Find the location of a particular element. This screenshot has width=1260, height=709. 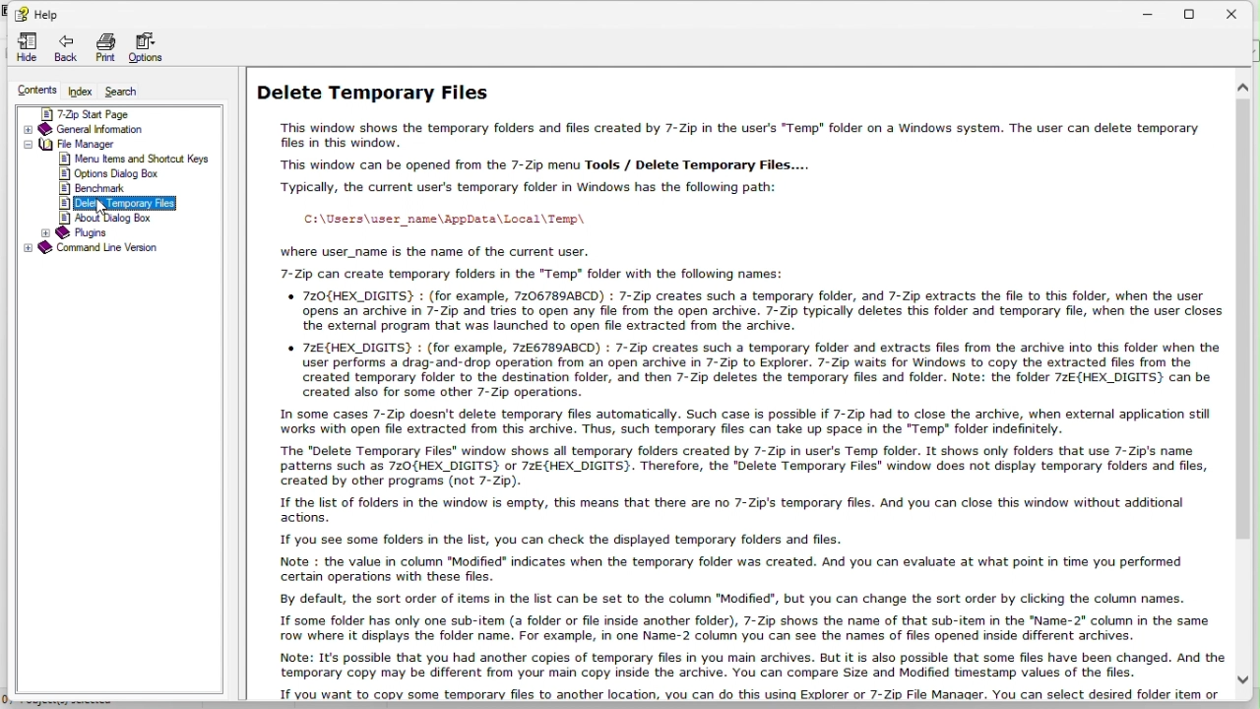

about dialog box is located at coordinates (125, 219).